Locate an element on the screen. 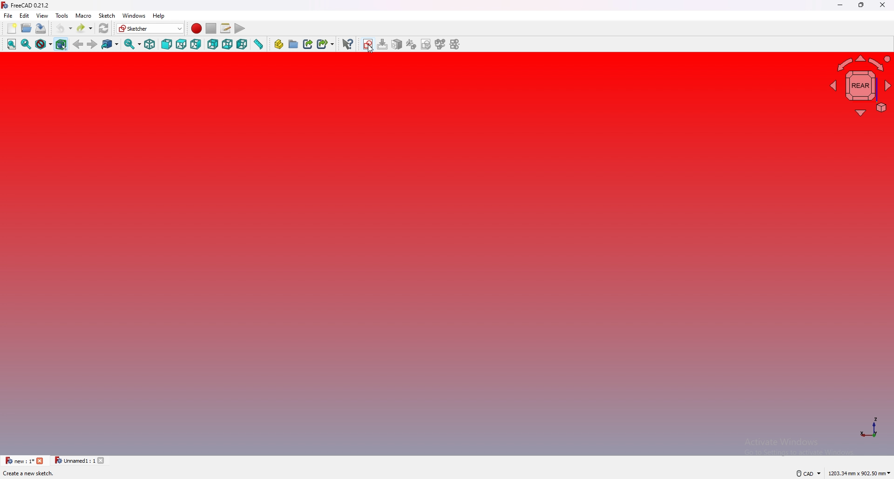 The image size is (894, 479). Create a new sketch. is located at coordinates (30, 473).